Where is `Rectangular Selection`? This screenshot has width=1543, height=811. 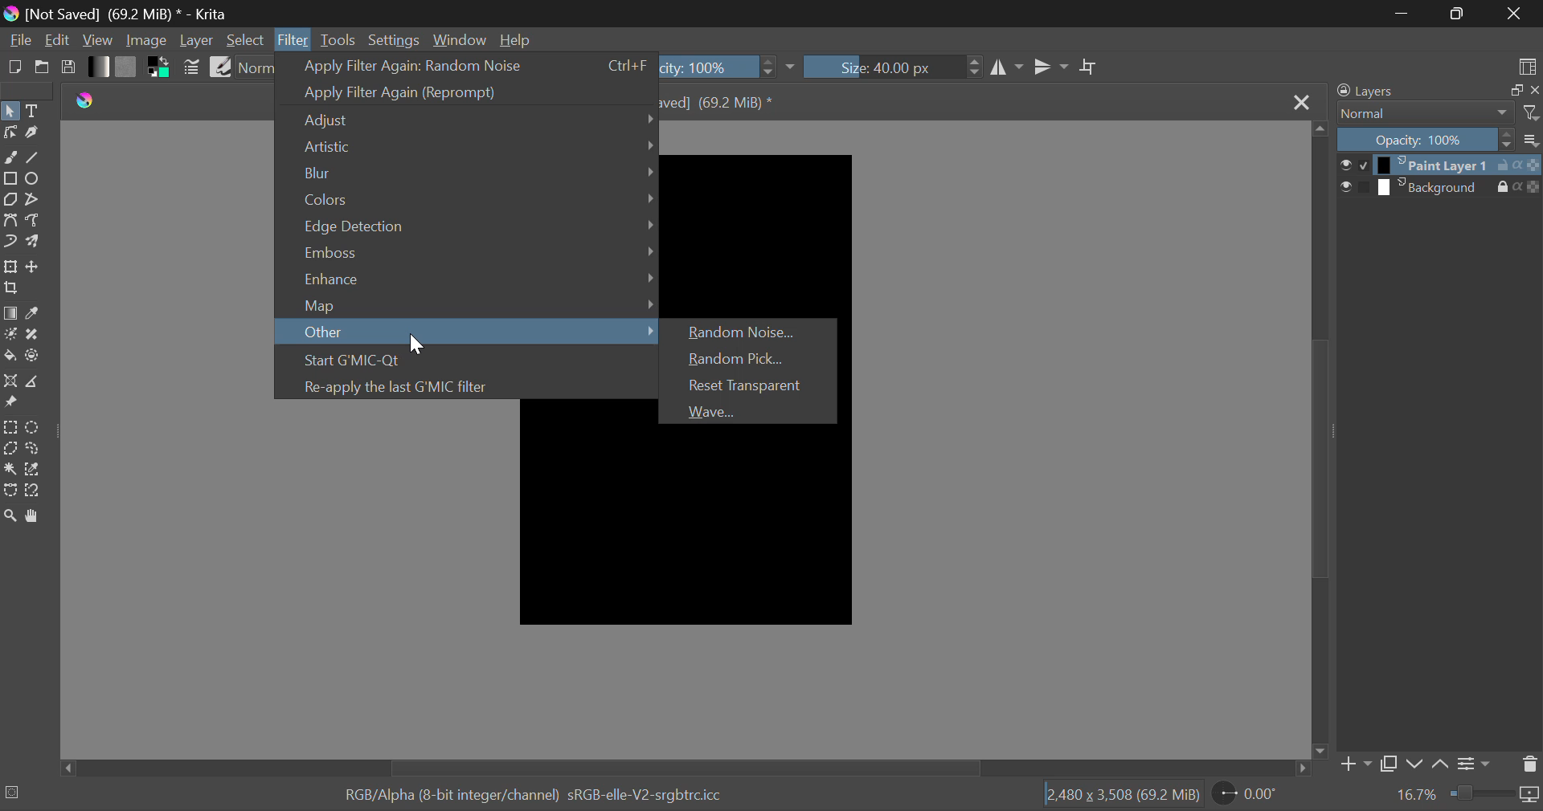
Rectangular Selection is located at coordinates (10, 426).